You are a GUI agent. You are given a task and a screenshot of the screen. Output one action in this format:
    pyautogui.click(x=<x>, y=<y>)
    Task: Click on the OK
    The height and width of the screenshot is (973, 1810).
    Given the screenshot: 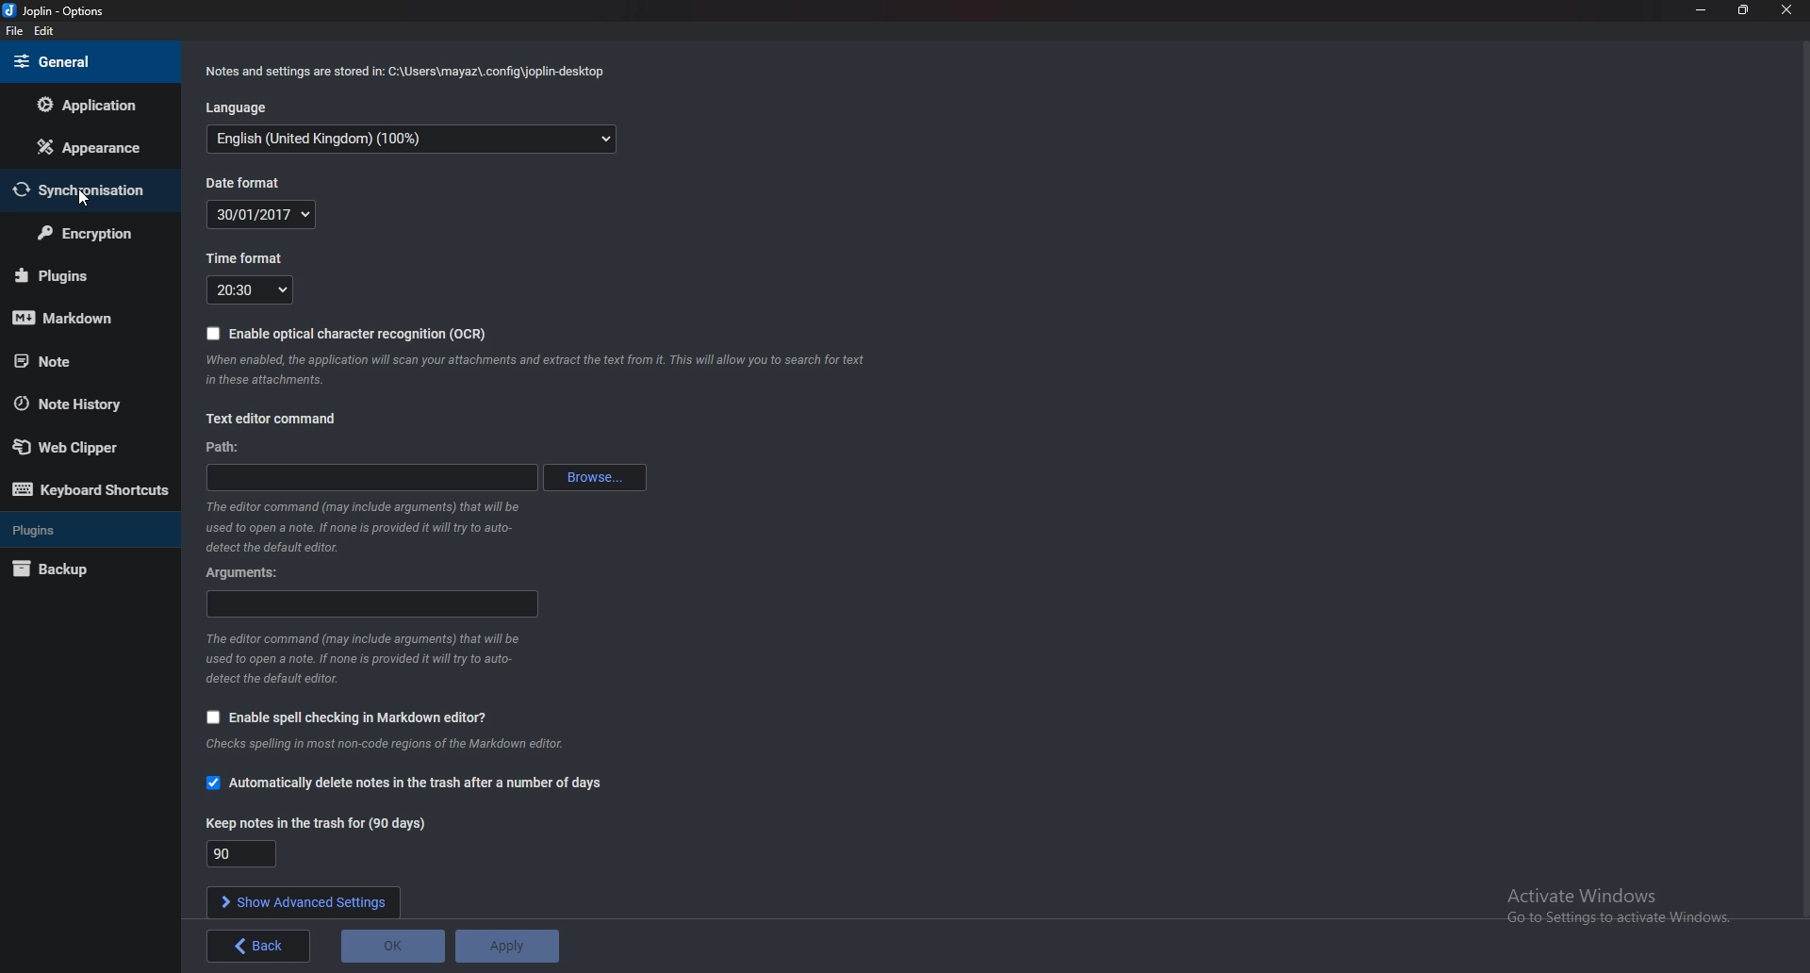 What is the action you would take?
    pyautogui.click(x=394, y=945)
    